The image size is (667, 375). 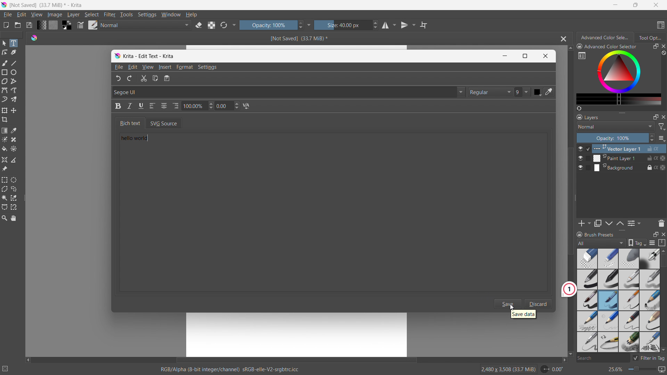 What do you see at coordinates (147, 15) in the screenshot?
I see `settings` at bounding box center [147, 15].